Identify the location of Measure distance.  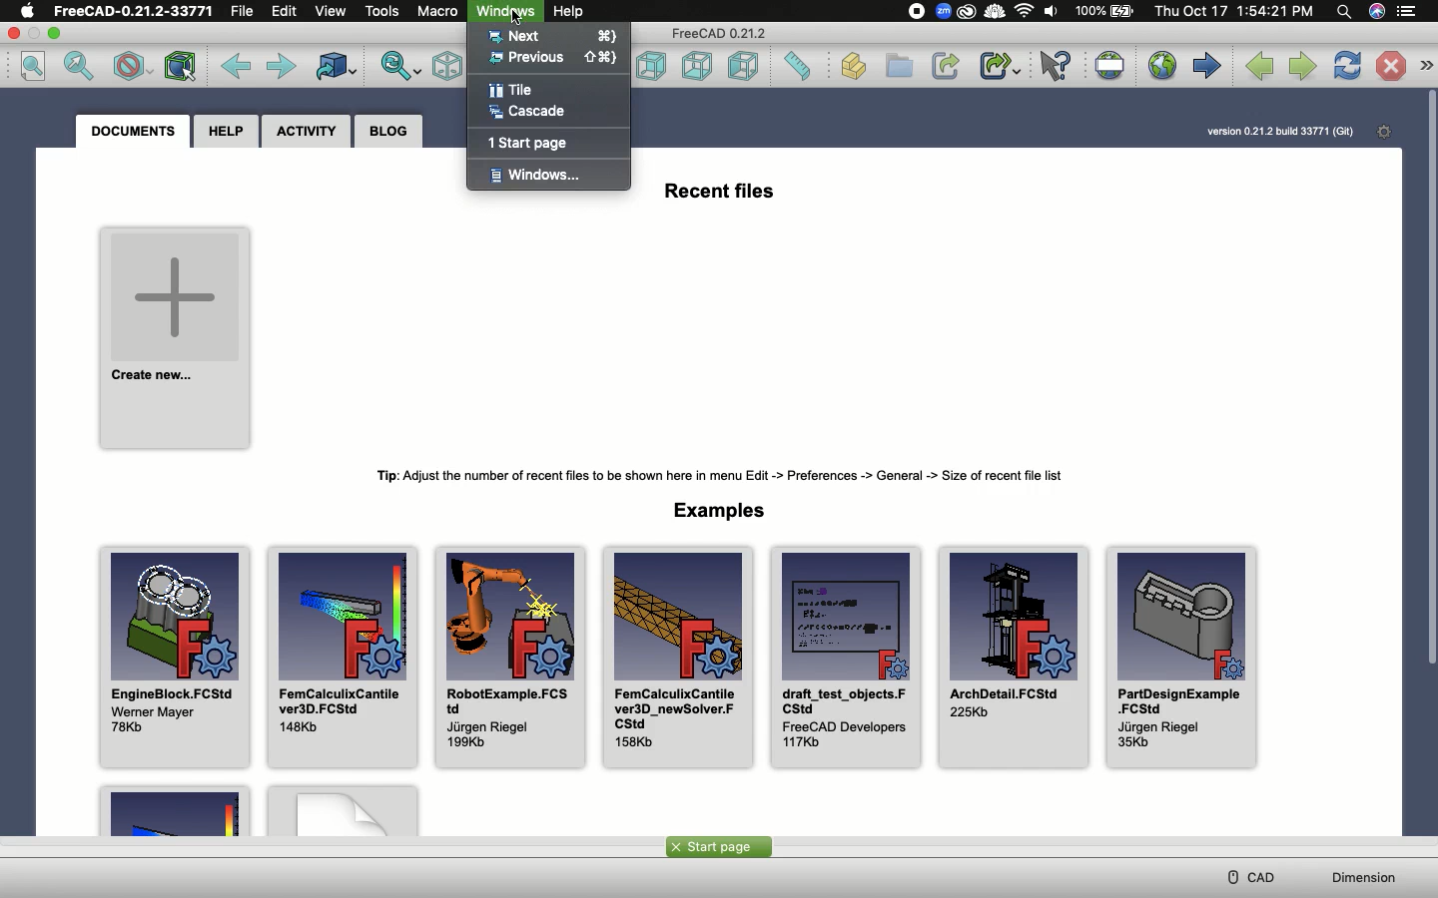
(800, 68).